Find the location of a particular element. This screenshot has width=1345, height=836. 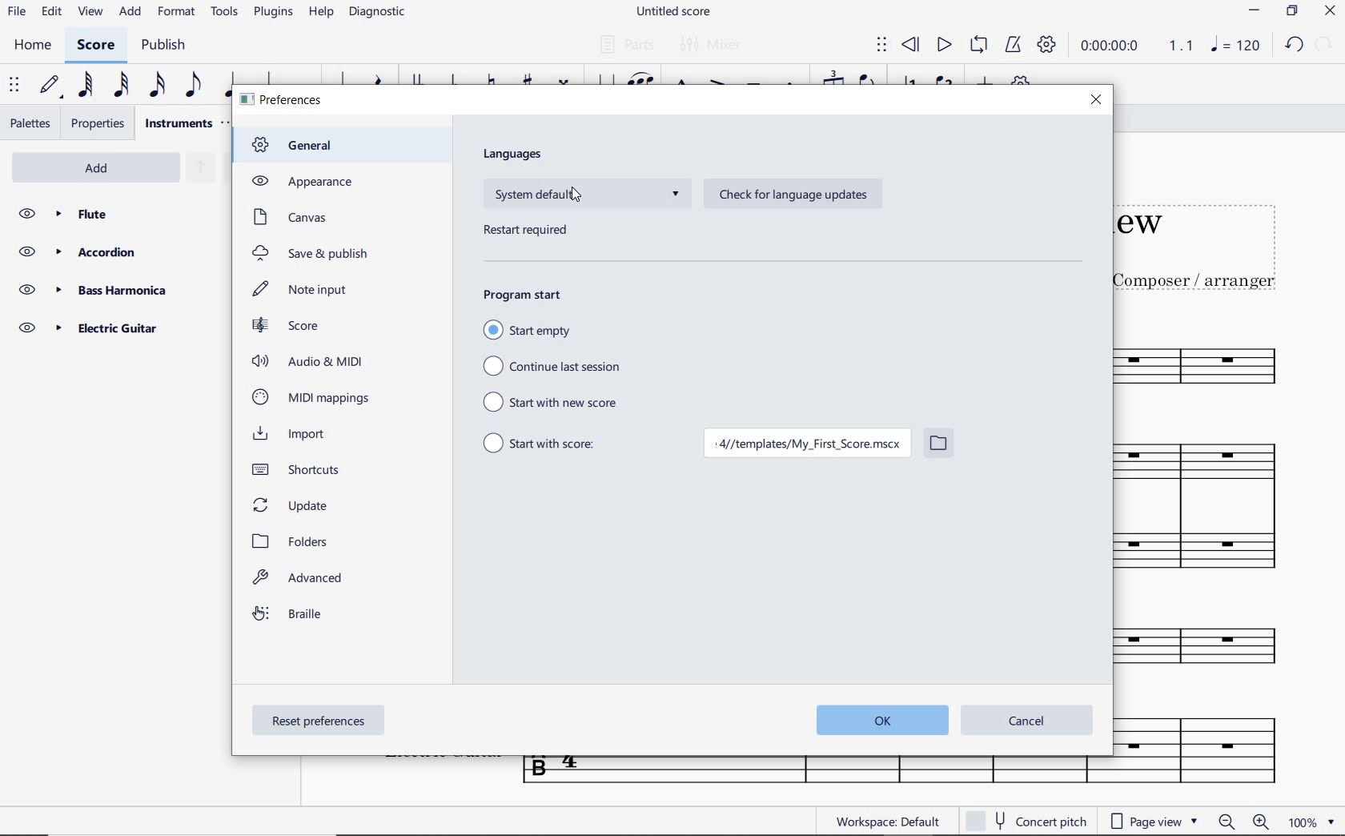

restart required is located at coordinates (528, 232).